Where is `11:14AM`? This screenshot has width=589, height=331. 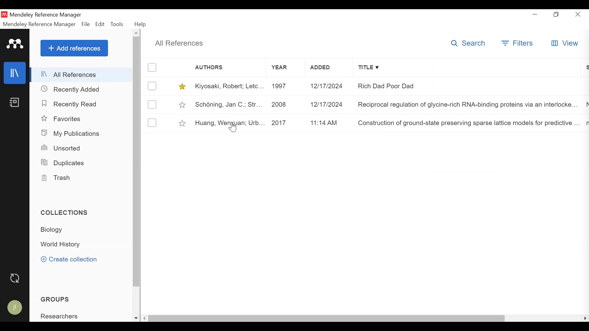
11:14AM is located at coordinates (329, 123).